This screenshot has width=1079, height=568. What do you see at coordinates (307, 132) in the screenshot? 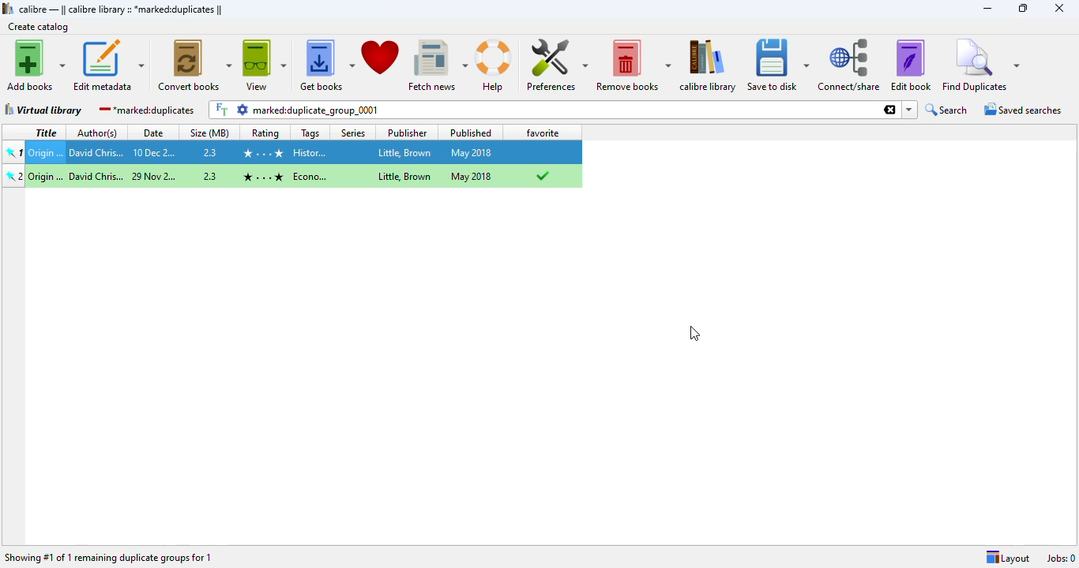
I see `tags` at bounding box center [307, 132].